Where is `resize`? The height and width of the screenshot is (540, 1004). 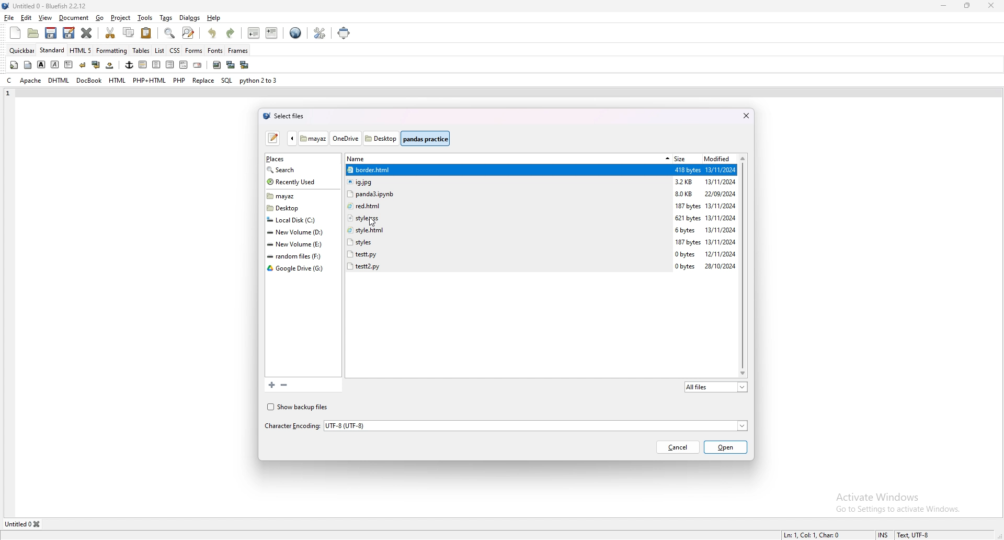
resize is located at coordinates (967, 5).